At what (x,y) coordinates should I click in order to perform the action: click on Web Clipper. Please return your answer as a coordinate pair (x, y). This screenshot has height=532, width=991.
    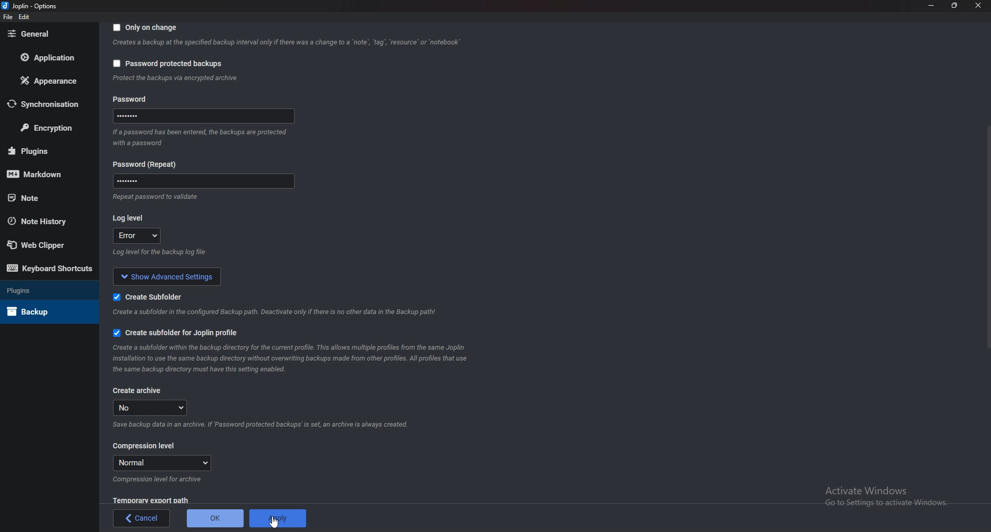
    Looking at the image, I should click on (42, 243).